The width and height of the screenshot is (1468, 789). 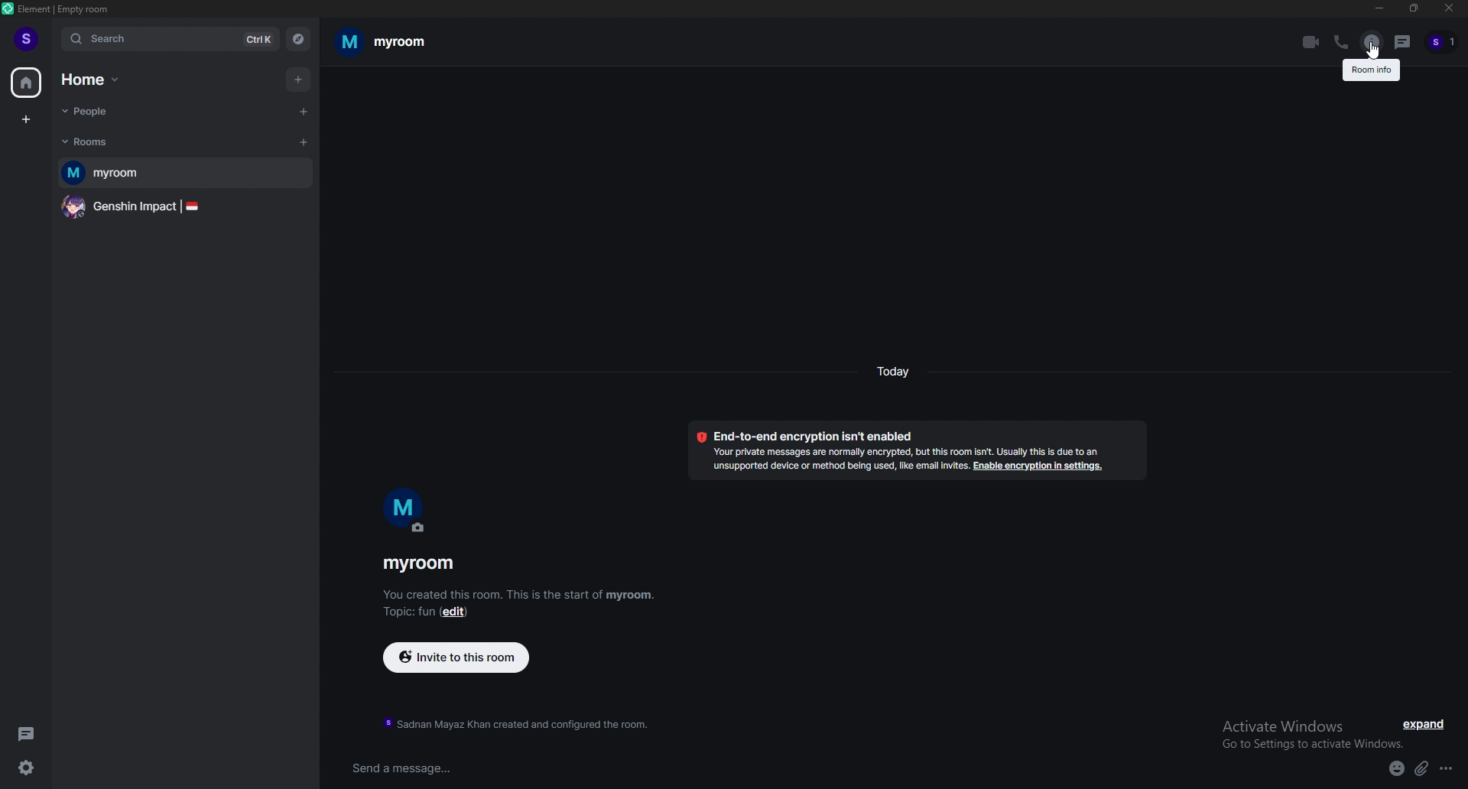 What do you see at coordinates (470, 768) in the screenshot?
I see `send a message` at bounding box center [470, 768].